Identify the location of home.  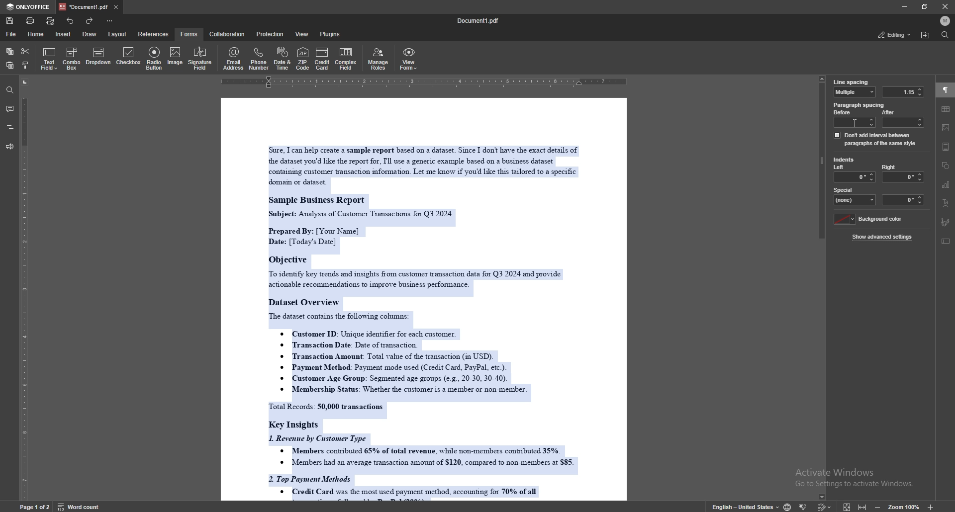
(37, 34).